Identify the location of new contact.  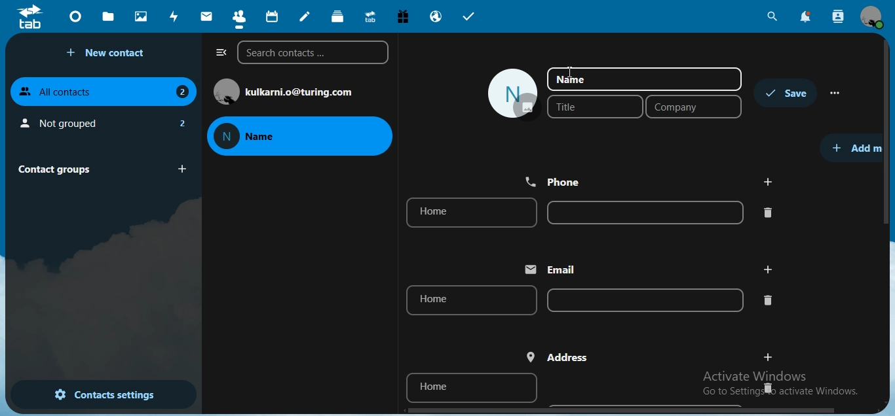
(108, 53).